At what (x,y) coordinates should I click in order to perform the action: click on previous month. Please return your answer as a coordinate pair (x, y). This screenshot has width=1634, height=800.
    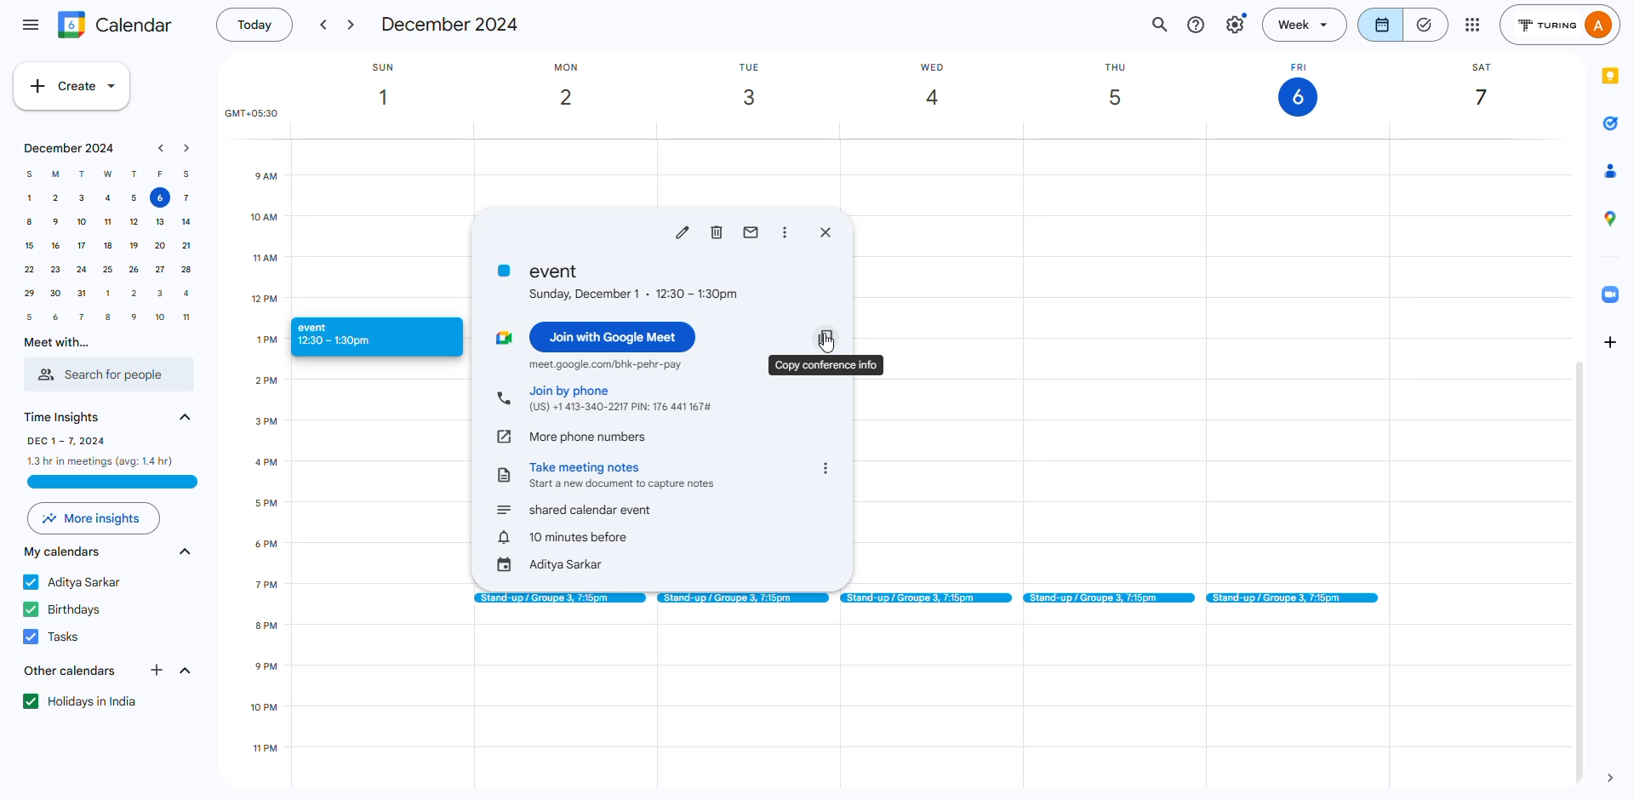
    Looking at the image, I should click on (161, 149).